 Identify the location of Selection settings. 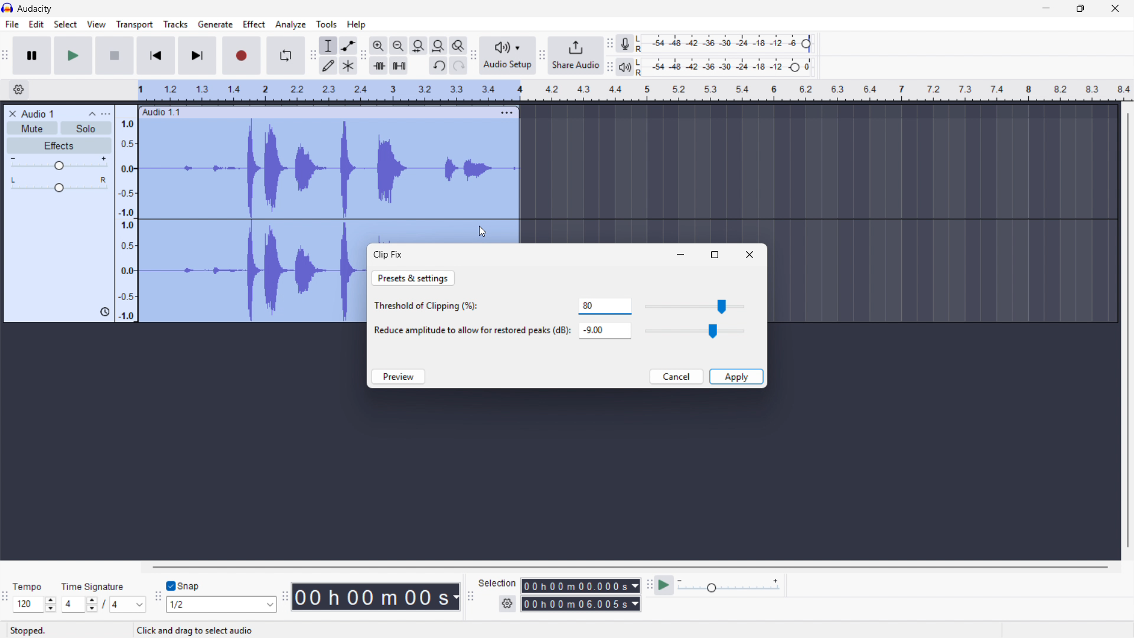
(507, 604).